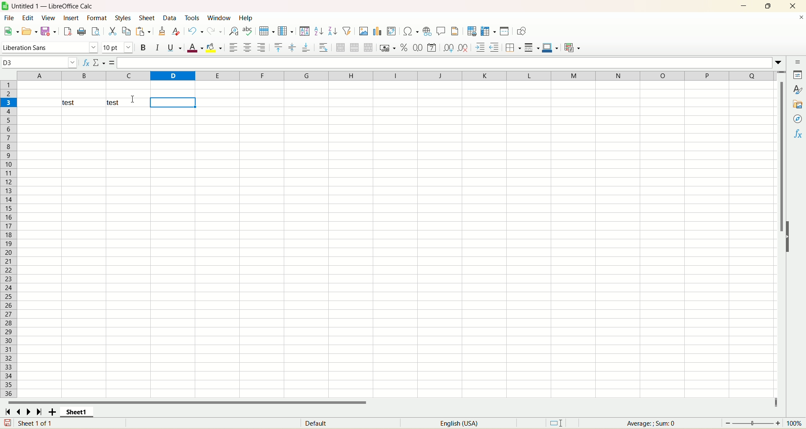  What do you see at coordinates (99, 63) in the screenshot?
I see `select function` at bounding box center [99, 63].